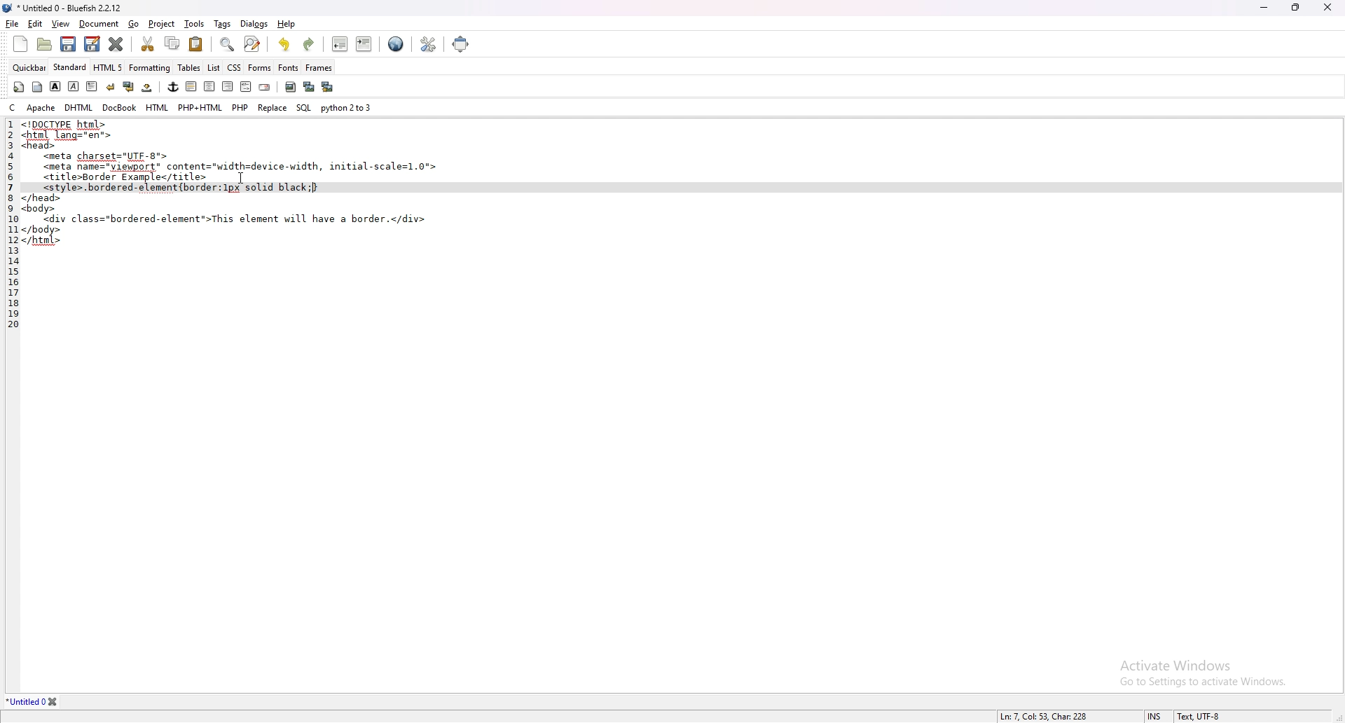 The width and height of the screenshot is (1345, 723). I want to click on Cursor, so click(240, 178).